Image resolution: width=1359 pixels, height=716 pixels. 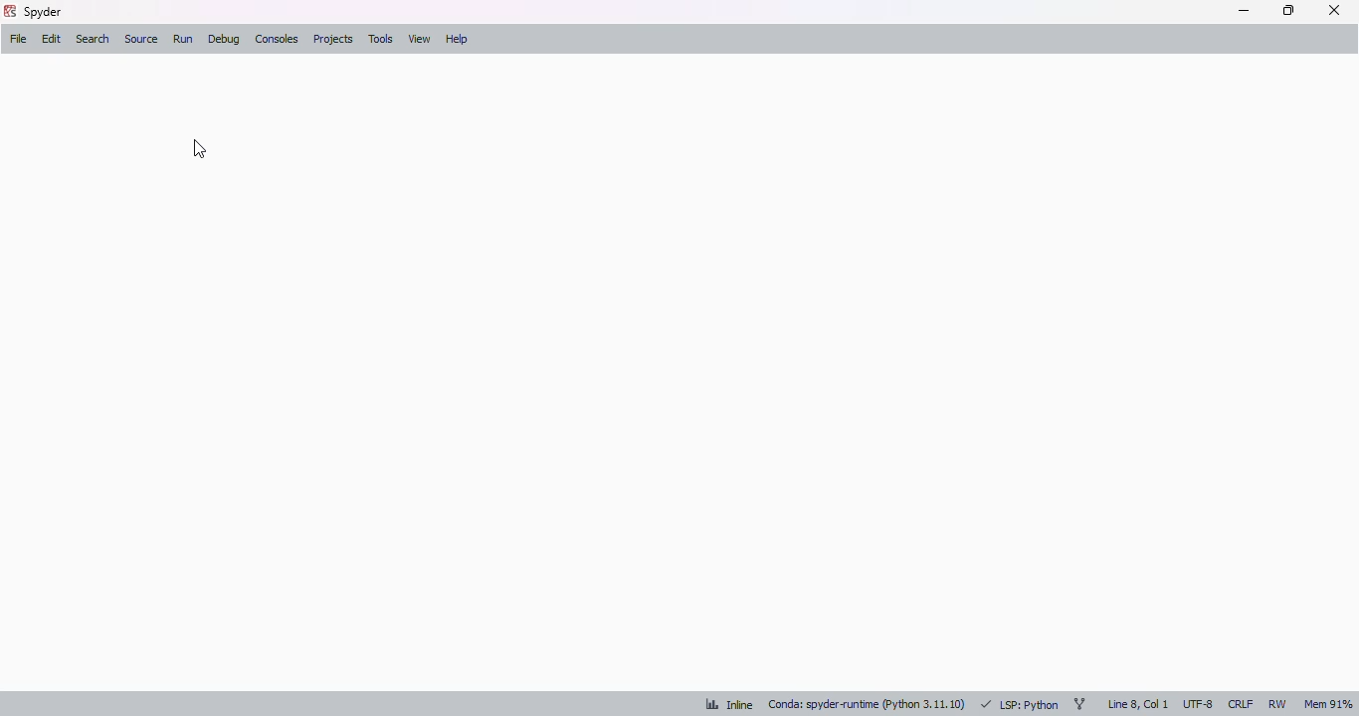 I want to click on source, so click(x=142, y=39).